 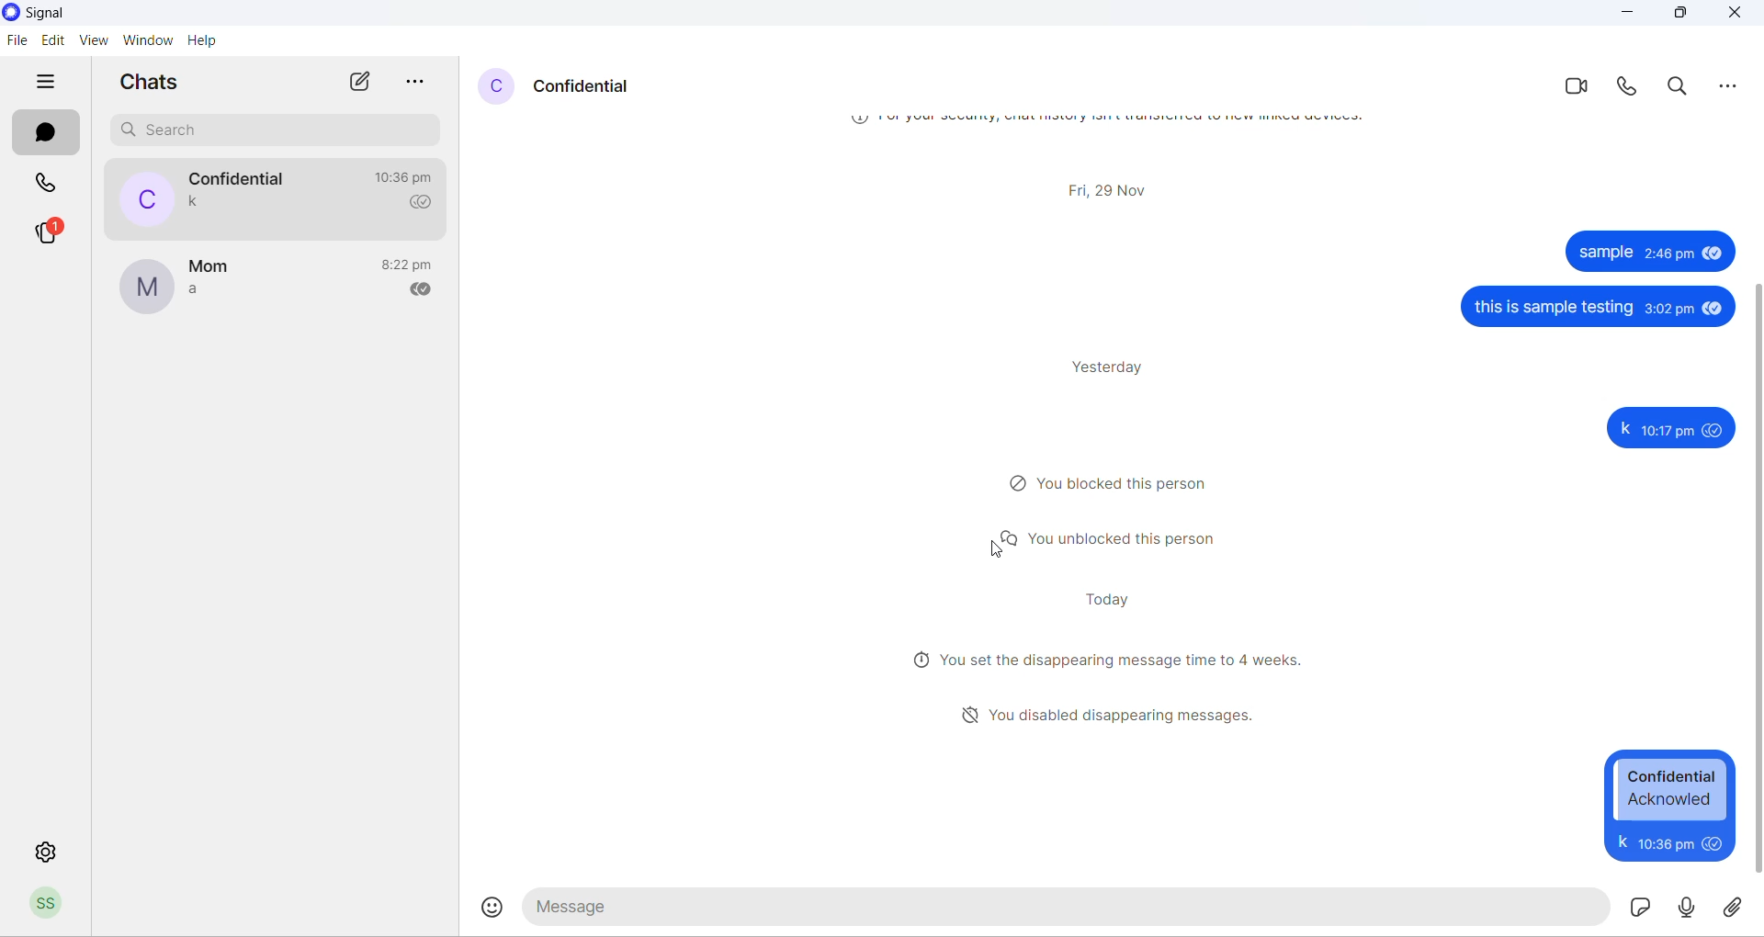 I want to click on stories, so click(x=47, y=231).